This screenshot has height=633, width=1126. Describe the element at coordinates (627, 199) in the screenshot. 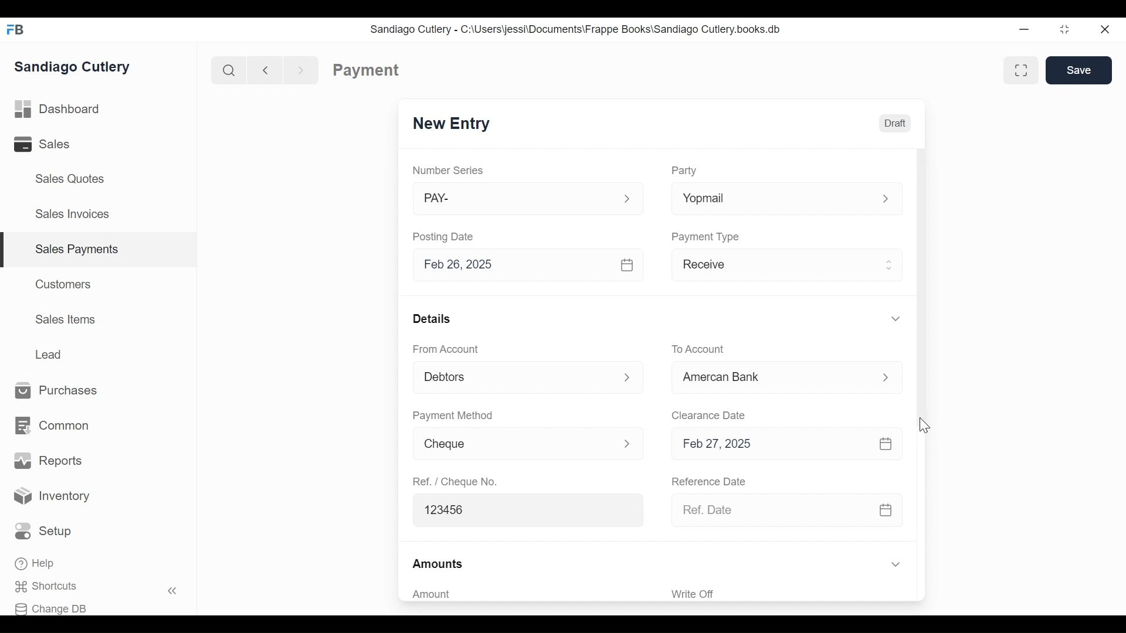

I see `Expand` at that location.